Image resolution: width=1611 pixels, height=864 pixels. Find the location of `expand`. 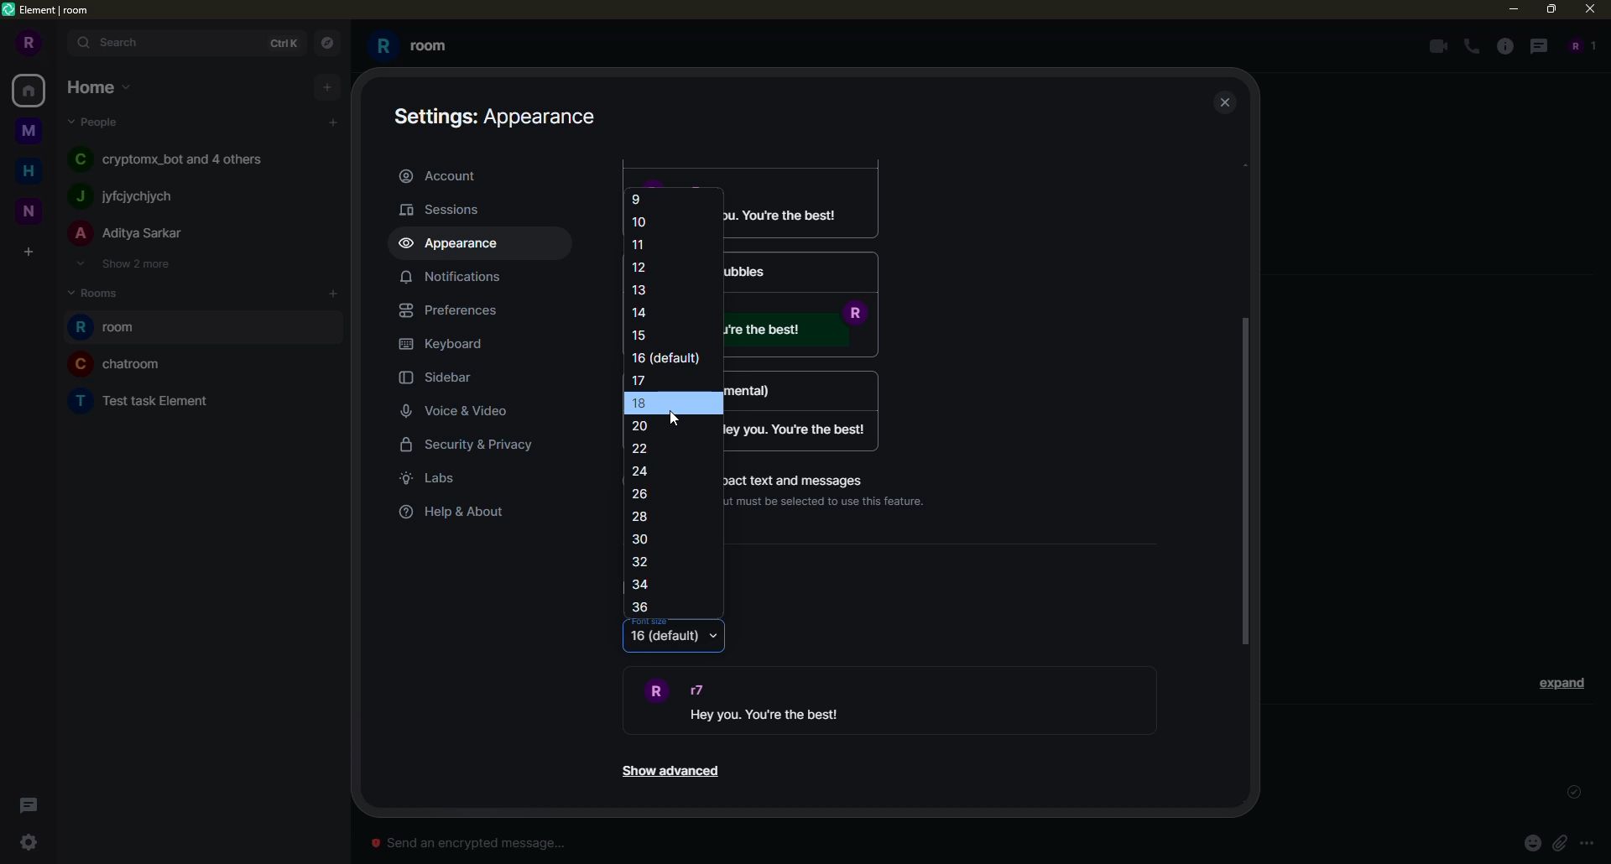

expand is located at coordinates (1562, 682).